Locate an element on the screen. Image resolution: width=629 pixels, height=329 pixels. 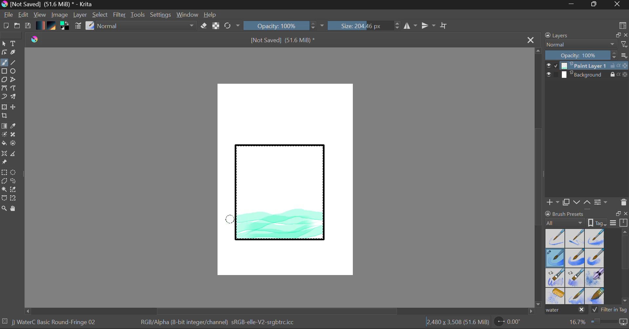
Crop is located at coordinates (5, 116).